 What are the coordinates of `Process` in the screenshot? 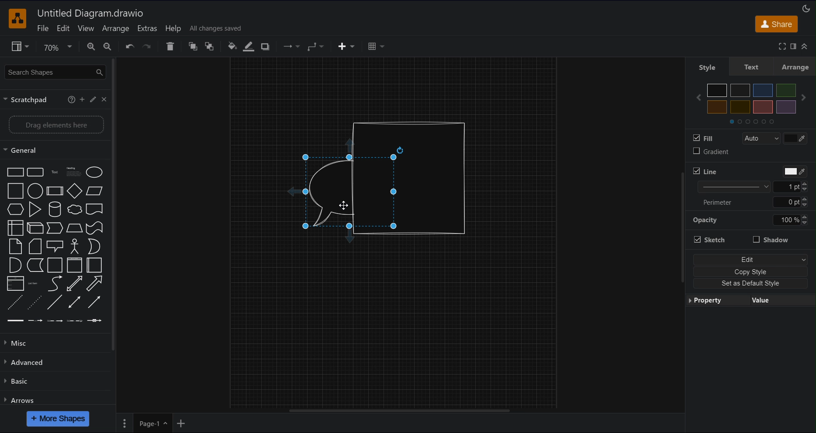 It's located at (55, 191).